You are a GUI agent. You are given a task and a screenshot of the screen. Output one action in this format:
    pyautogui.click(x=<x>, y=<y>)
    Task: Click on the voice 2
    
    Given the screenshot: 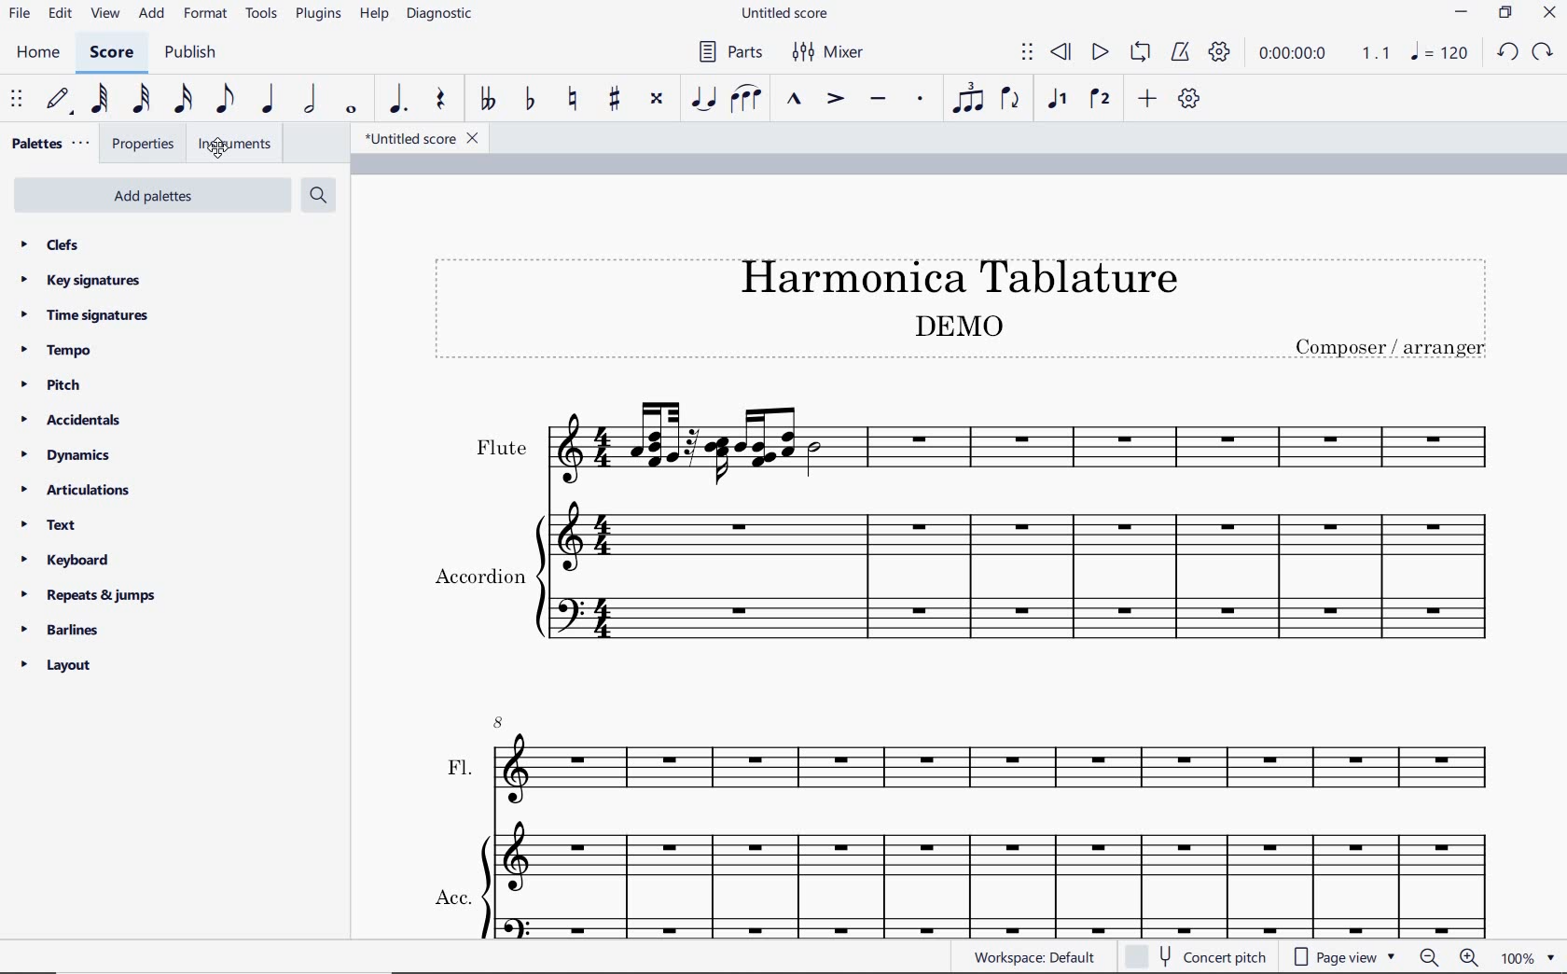 What is the action you would take?
    pyautogui.click(x=1100, y=100)
    